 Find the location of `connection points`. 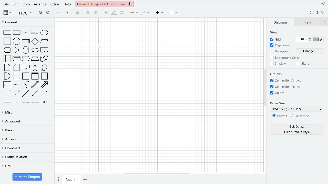

connection points is located at coordinates (285, 86).